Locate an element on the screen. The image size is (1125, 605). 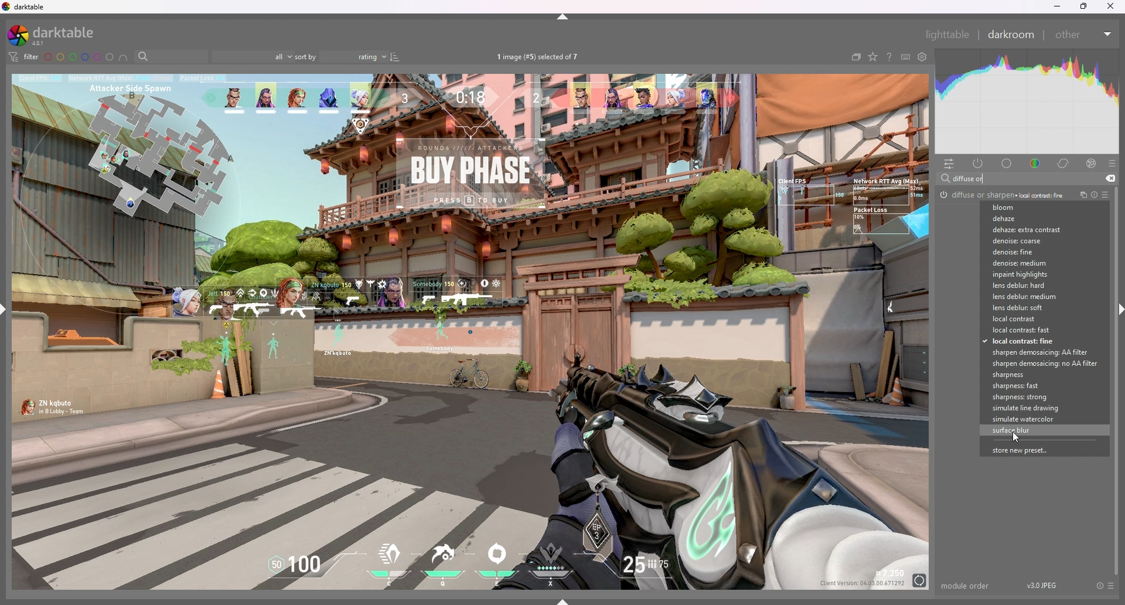
photo is located at coordinates (468, 332).